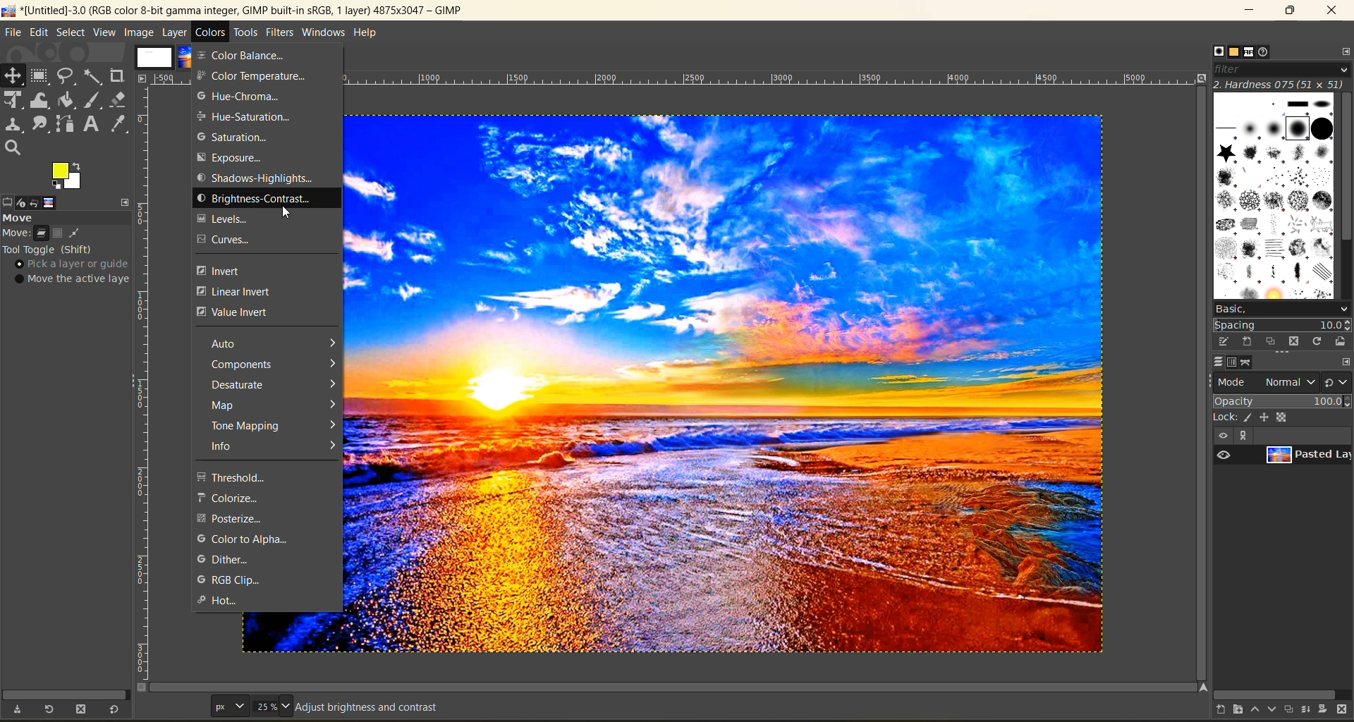 The width and height of the screenshot is (1354, 722). What do you see at coordinates (1312, 711) in the screenshot?
I see `merge this layer` at bounding box center [1312, 711].